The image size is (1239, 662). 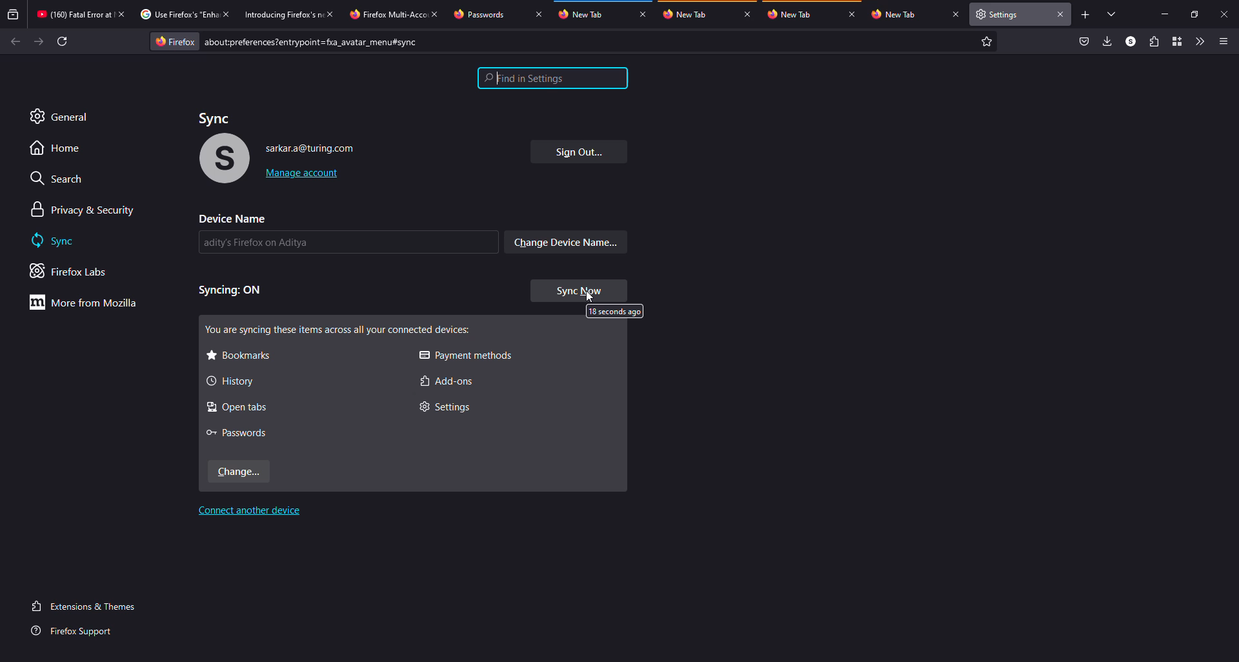 I want to click on downloads, so click(x=1105, y=40).